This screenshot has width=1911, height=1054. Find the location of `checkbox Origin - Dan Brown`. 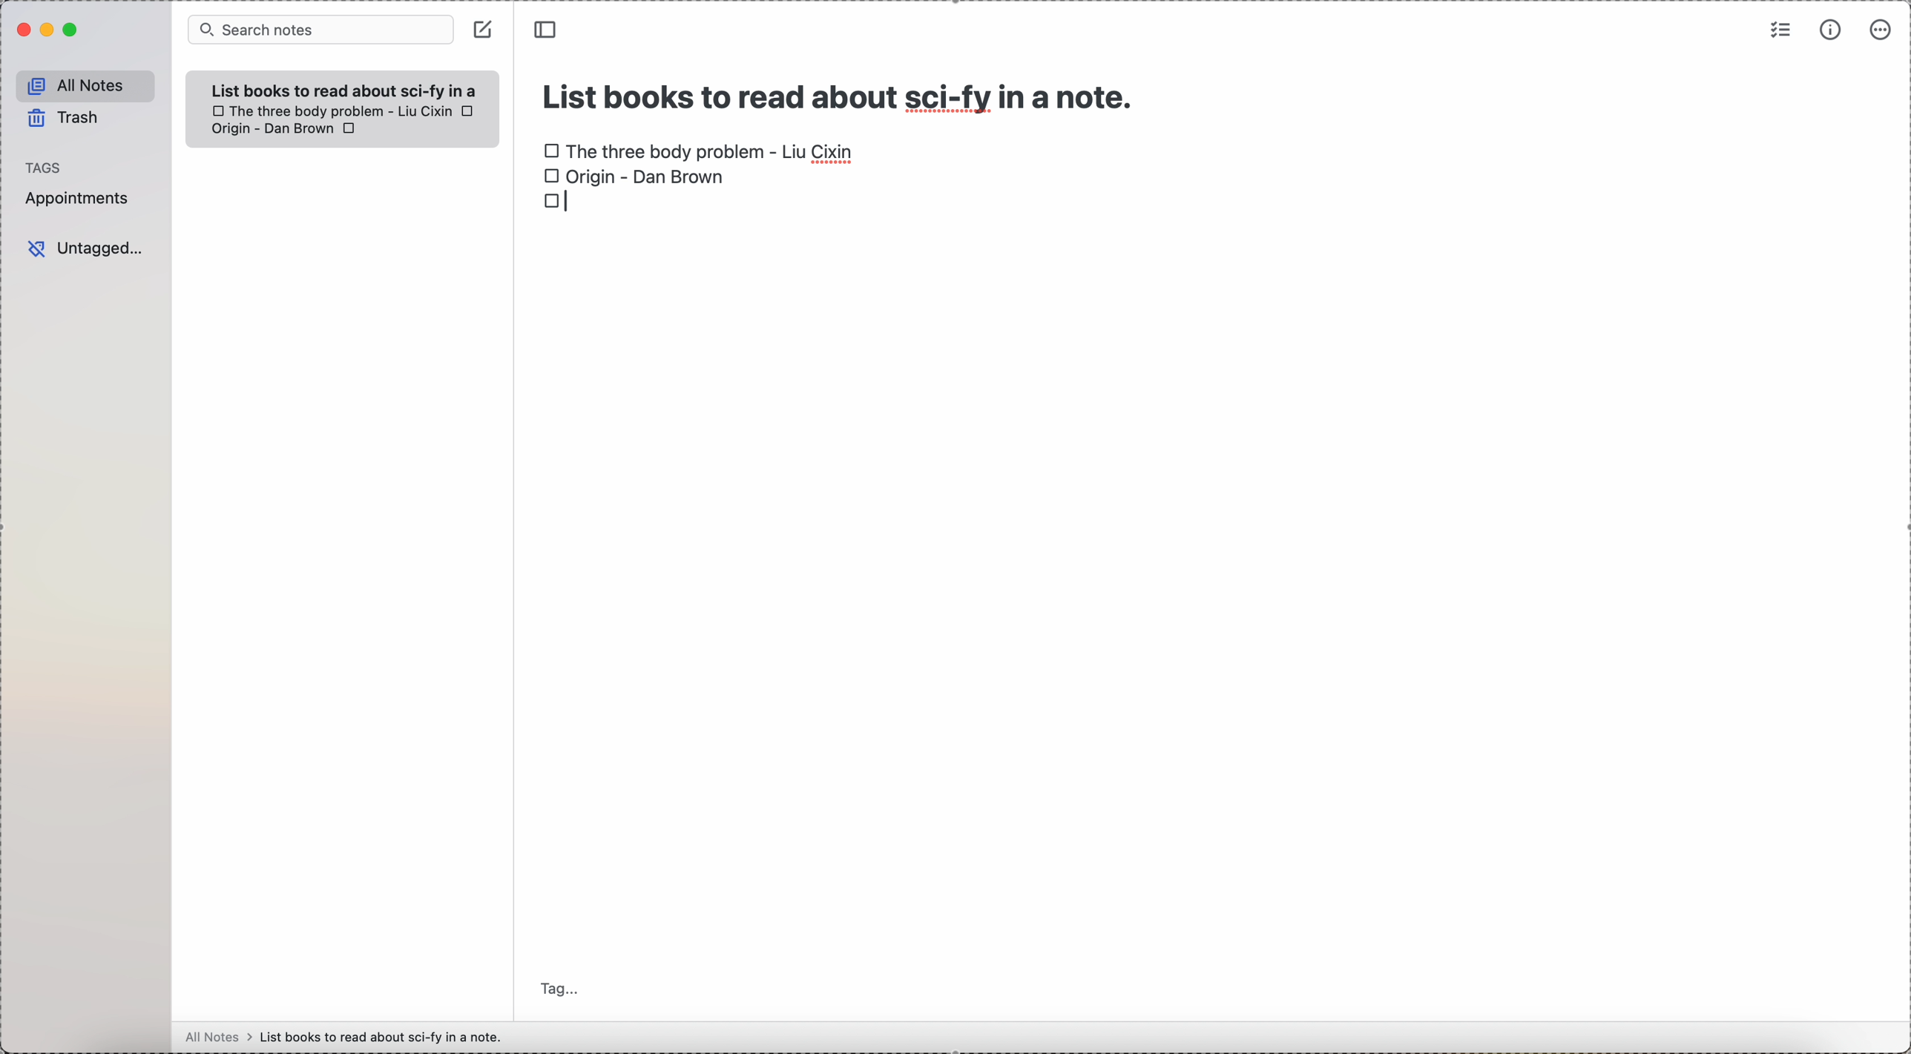

checkbox Origin - Dan Brown is located at coordinates (633, 175).